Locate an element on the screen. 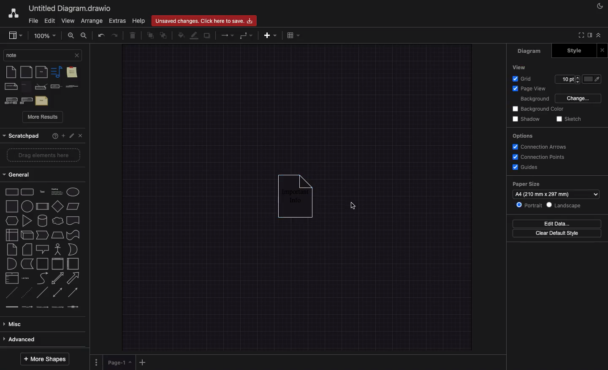 This screenshot has width=608, height=370. comment  is located at coordinates (11, 87).